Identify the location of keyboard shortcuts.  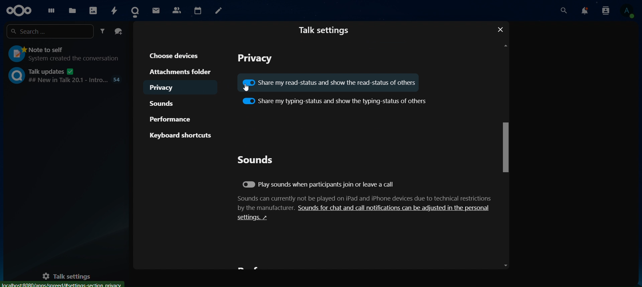
(181, 135).